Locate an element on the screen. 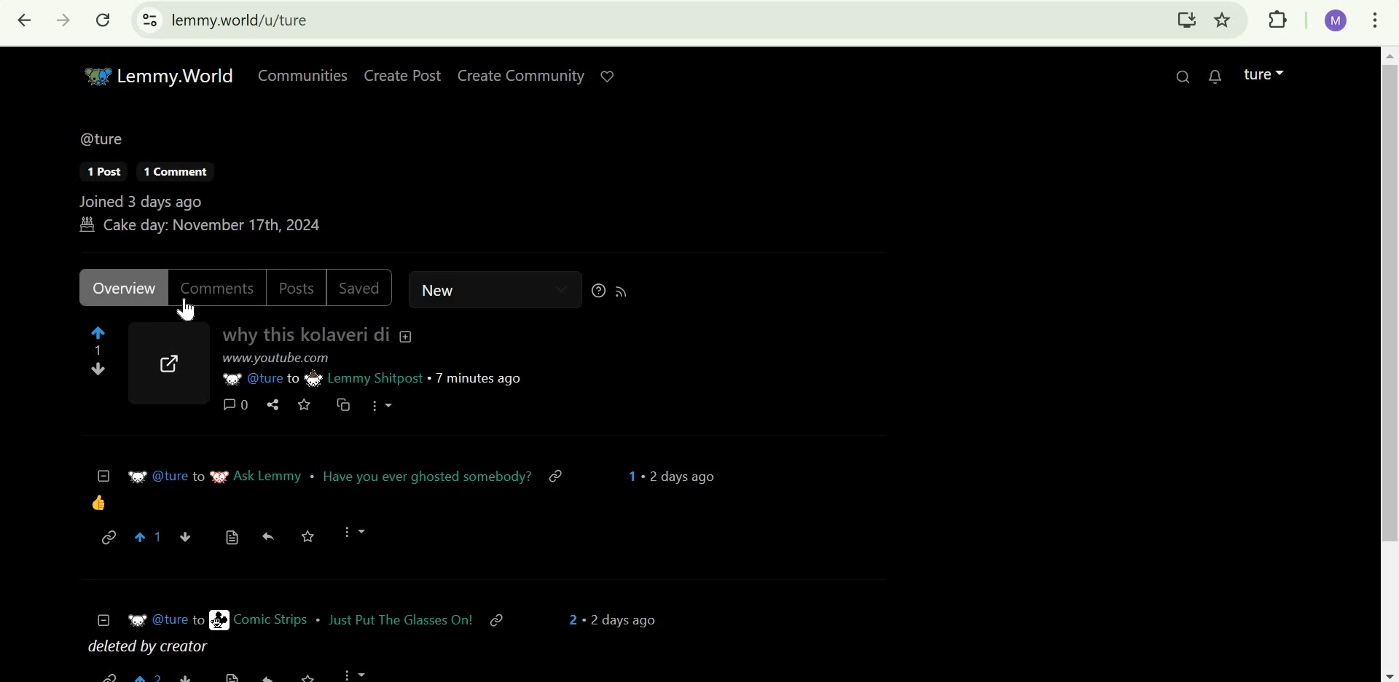  posts is located at coordinates (294, 286).